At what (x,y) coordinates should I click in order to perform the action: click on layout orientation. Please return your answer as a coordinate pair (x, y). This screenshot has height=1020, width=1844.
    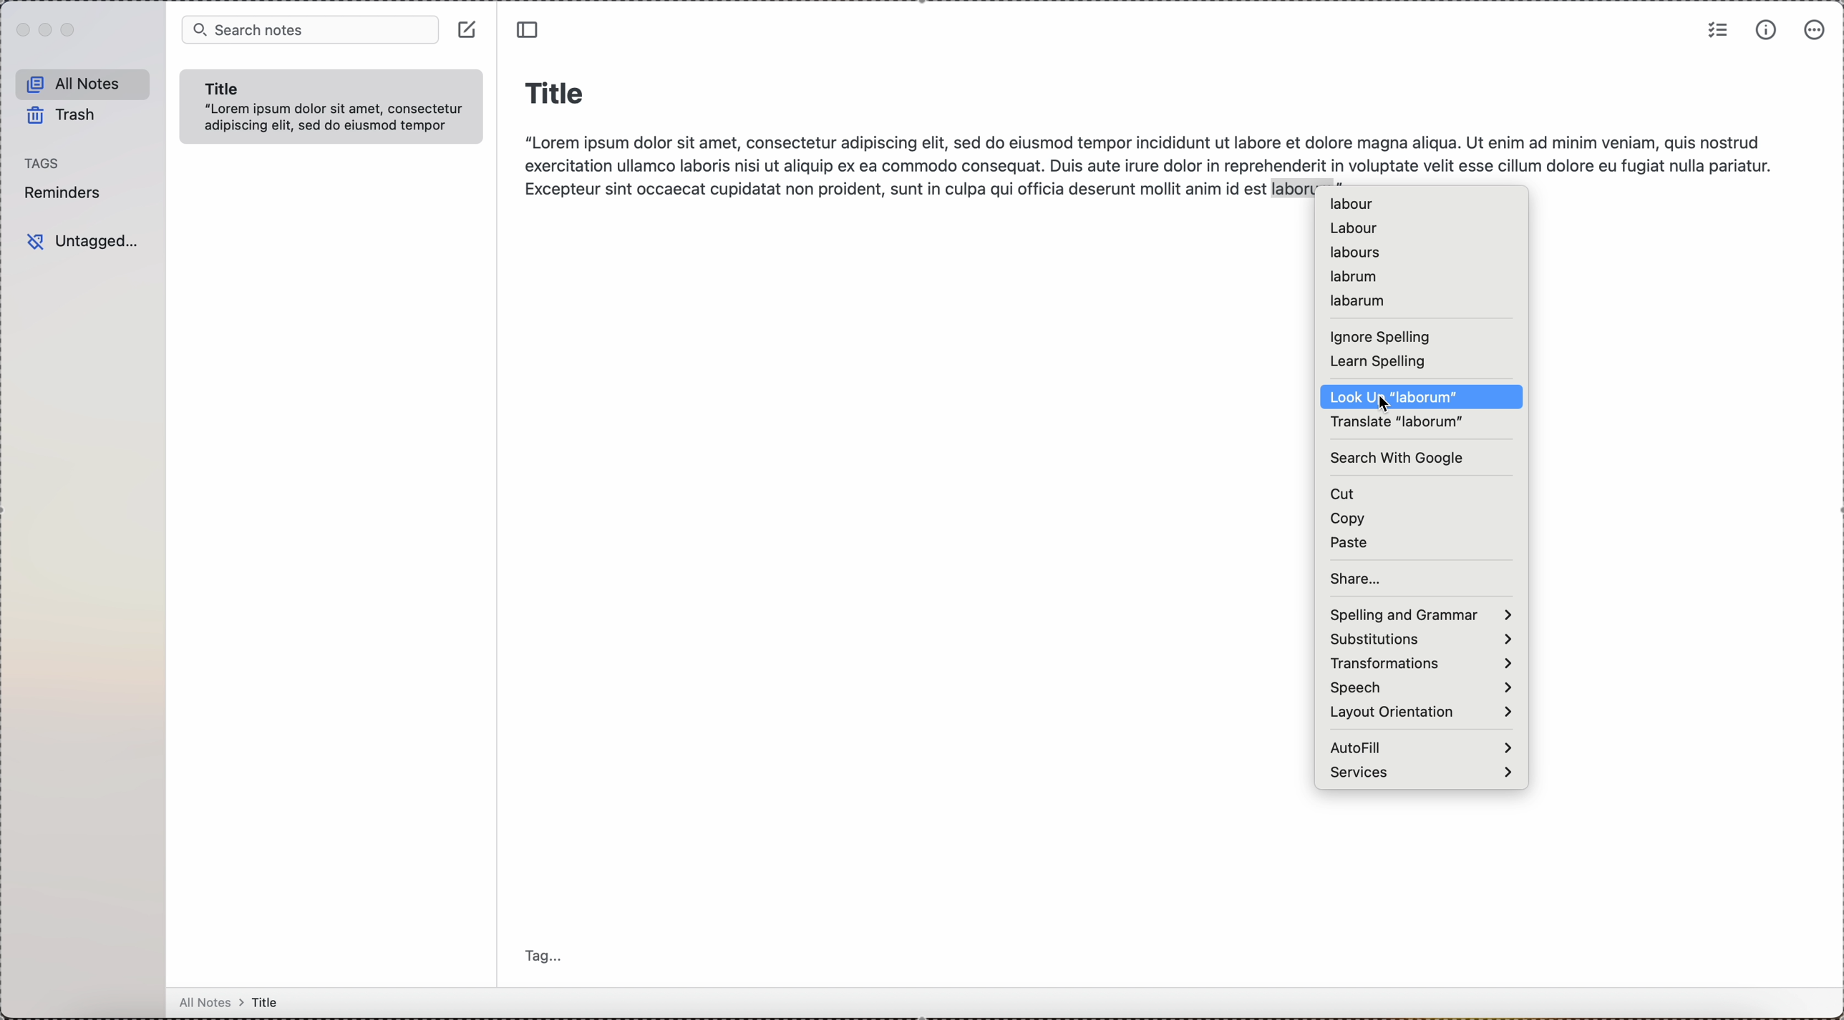
    Looking at the image, I should click on (1419, 714).